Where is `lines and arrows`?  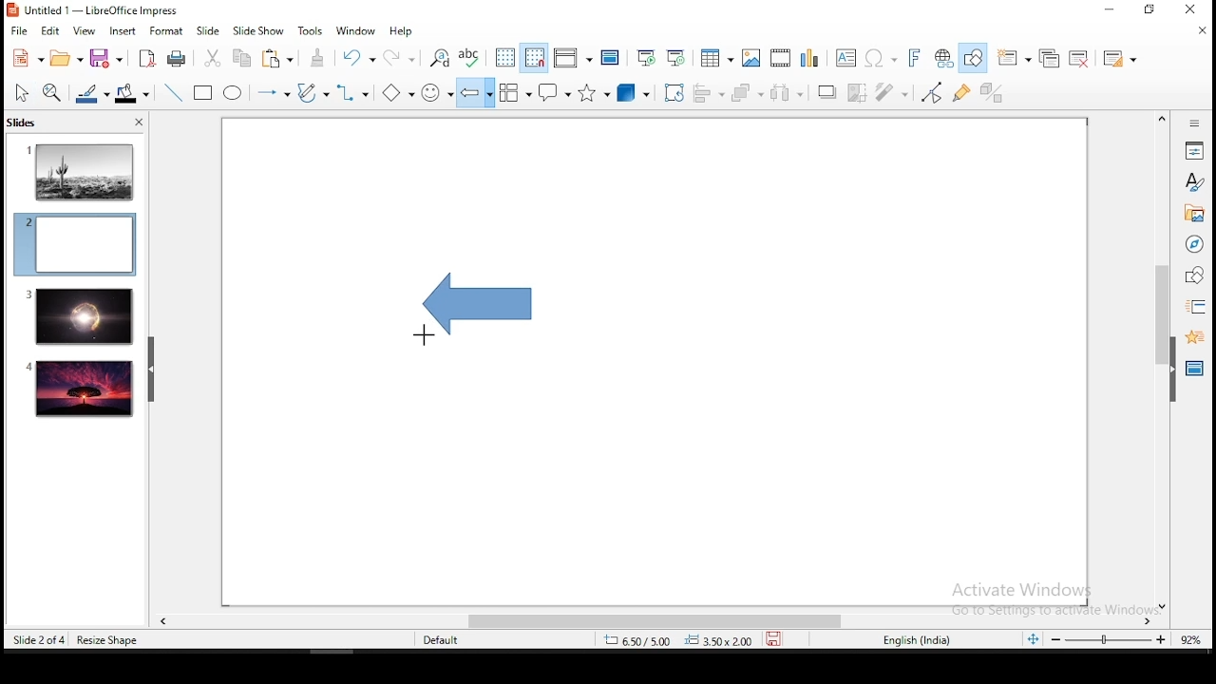
lines and arrows is located at coordinates (273, 93).